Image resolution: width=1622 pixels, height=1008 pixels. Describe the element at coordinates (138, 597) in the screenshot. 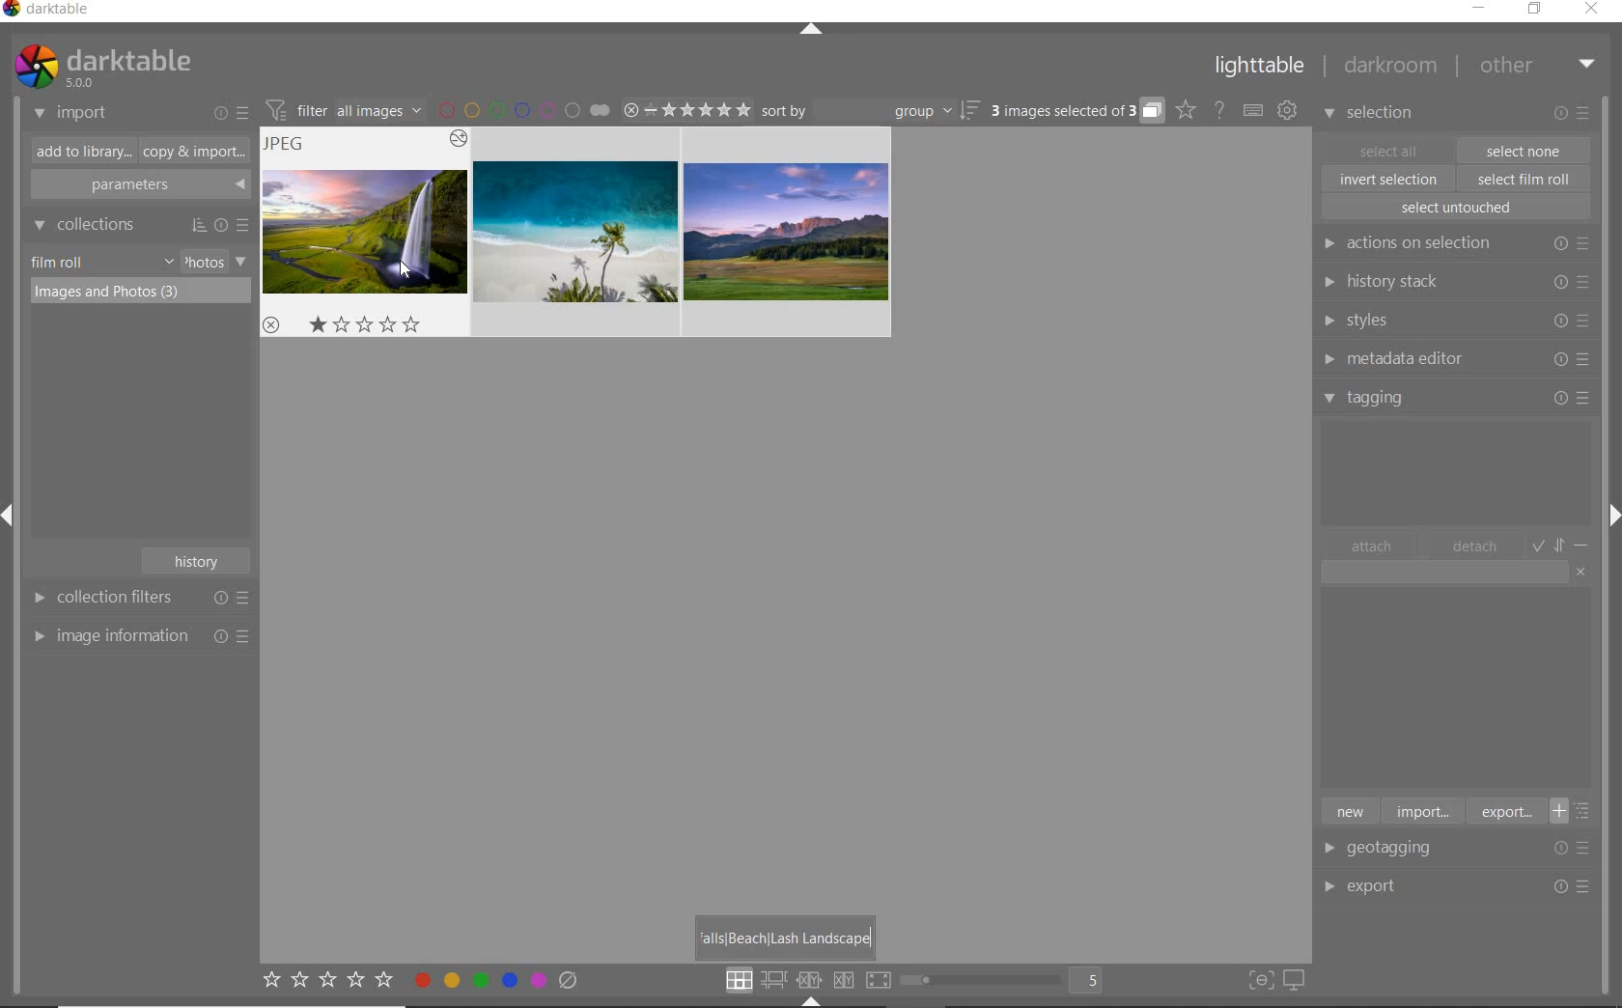

I see `collection filters` at that location.